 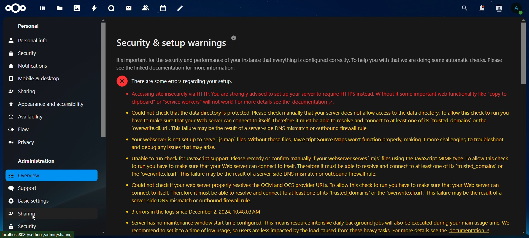 I want to click on support, so click(x=23, y=188).